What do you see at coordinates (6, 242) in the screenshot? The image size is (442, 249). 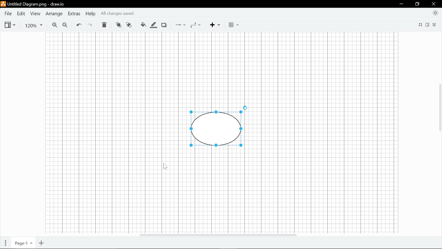 I see `Pages` at bounding box center [6, 242].